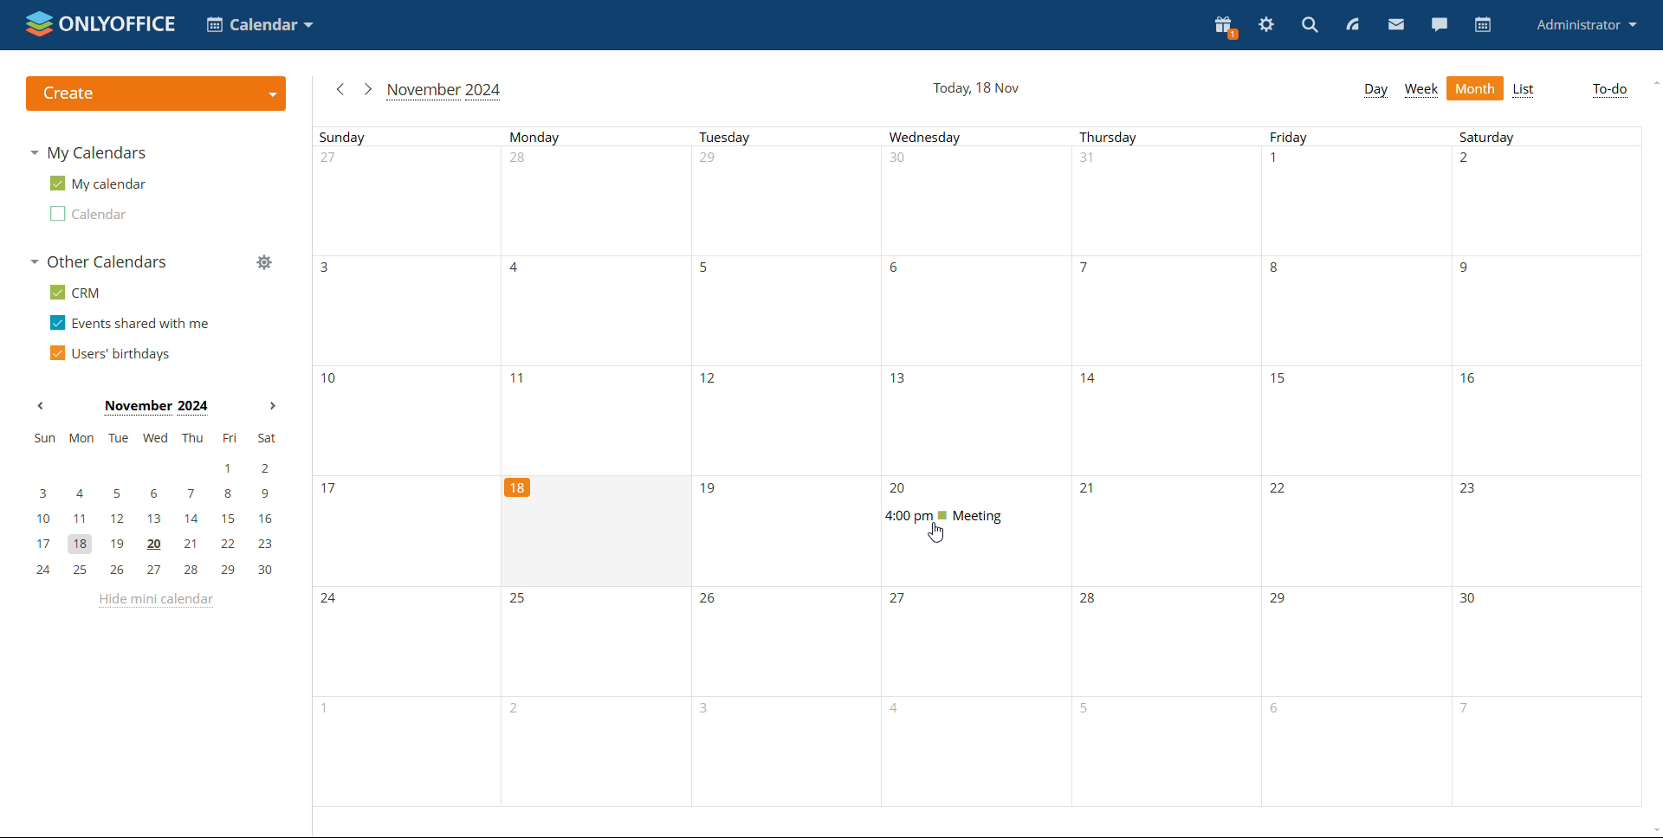 Image resolution: width=1663 pixels, height=838 pixels. What do you see at coordinates (1585, 25) in the screenshot?
I see `profile` at bounding box center [1585, 25].